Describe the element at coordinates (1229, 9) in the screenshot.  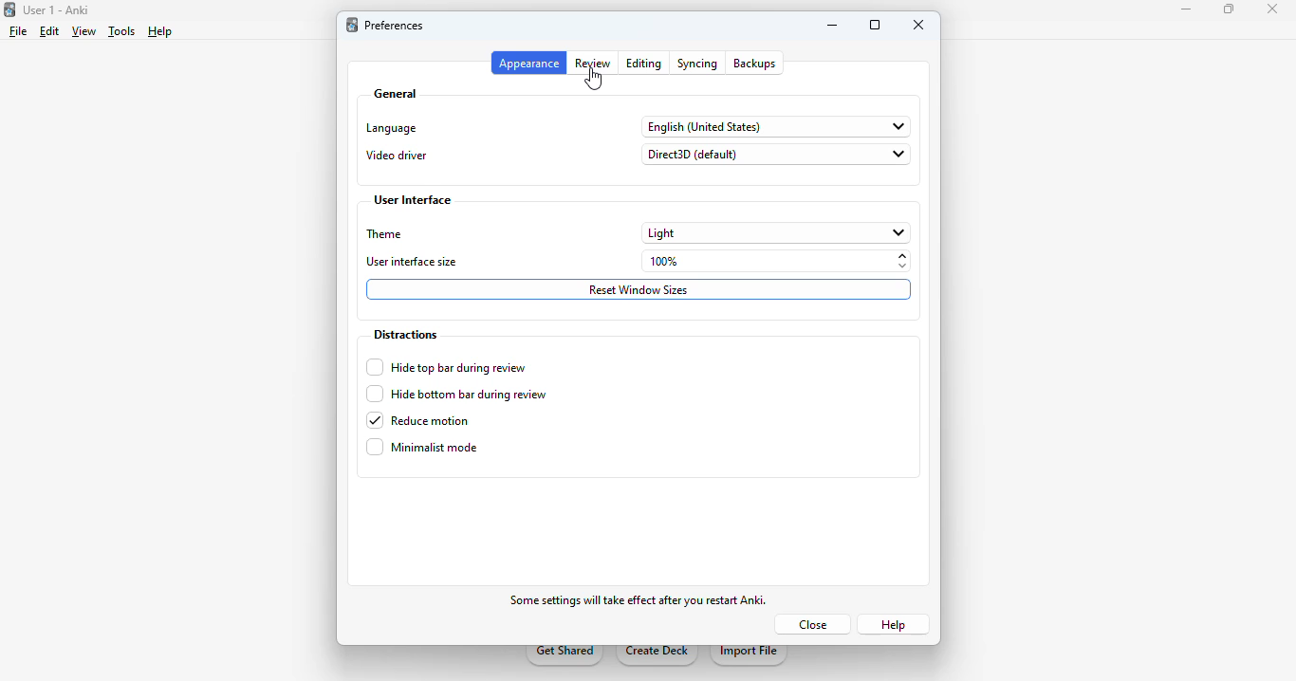
I see `maximize` at that location.